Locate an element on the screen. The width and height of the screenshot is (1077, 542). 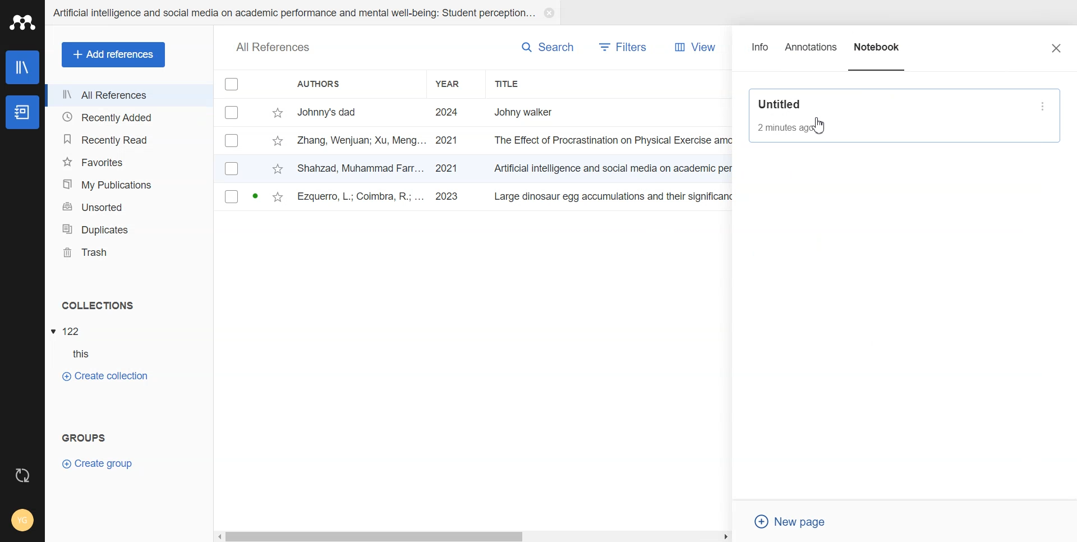
Johny walker is located at coordinates (535, 111).